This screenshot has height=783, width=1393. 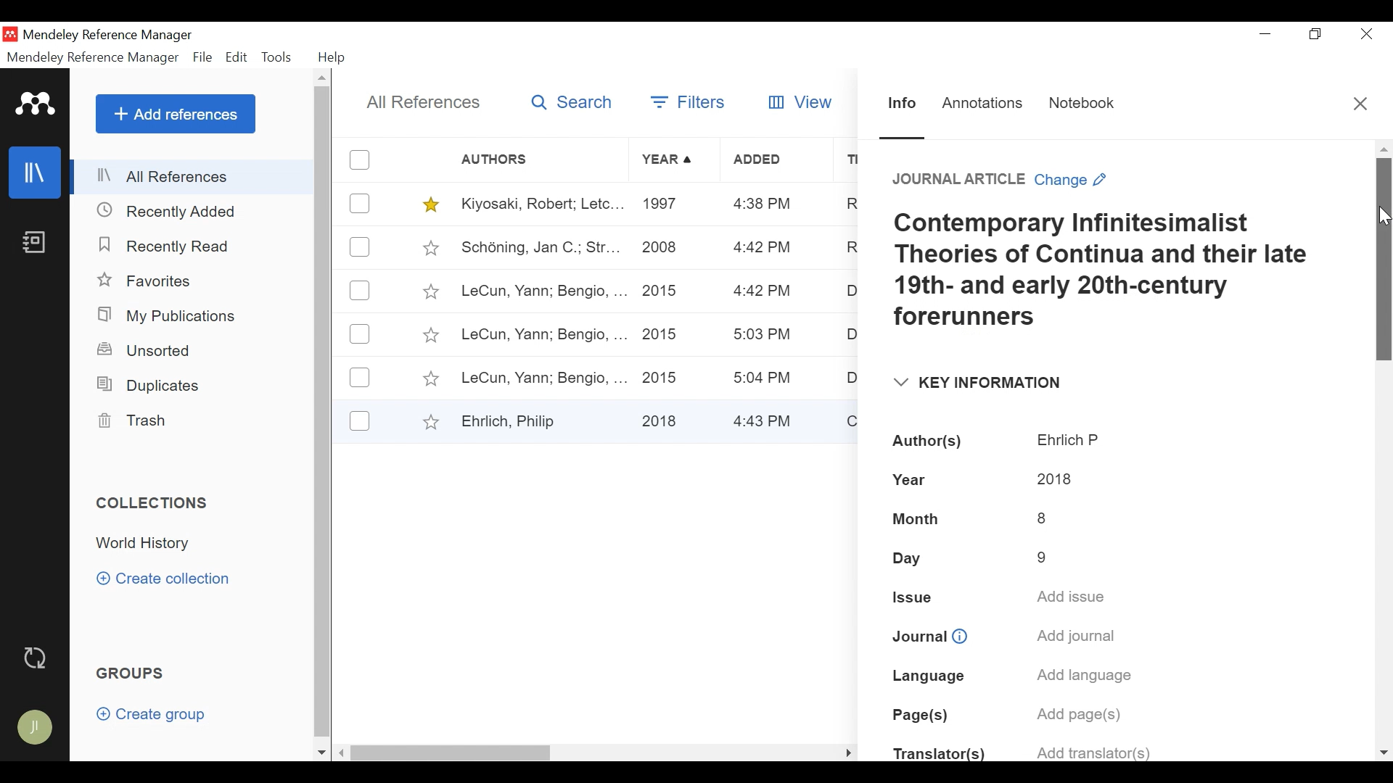 I want to click on Duplicates, so click(x=145, y=386).